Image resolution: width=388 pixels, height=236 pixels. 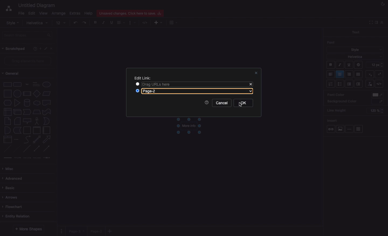 I want to click on checkbox, so click(x=137, y=84).